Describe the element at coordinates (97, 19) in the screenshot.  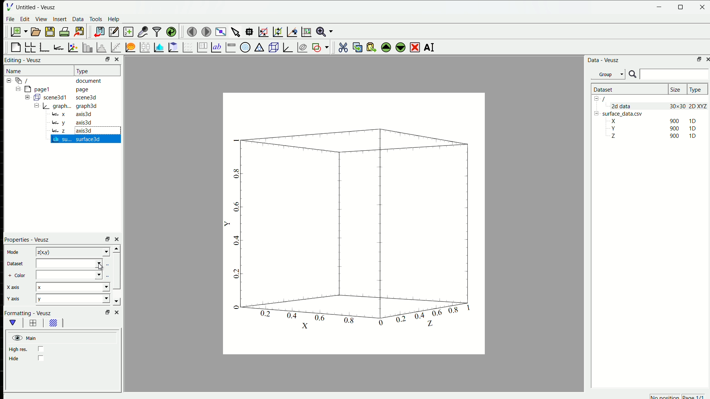
I see `Tools` at that location.